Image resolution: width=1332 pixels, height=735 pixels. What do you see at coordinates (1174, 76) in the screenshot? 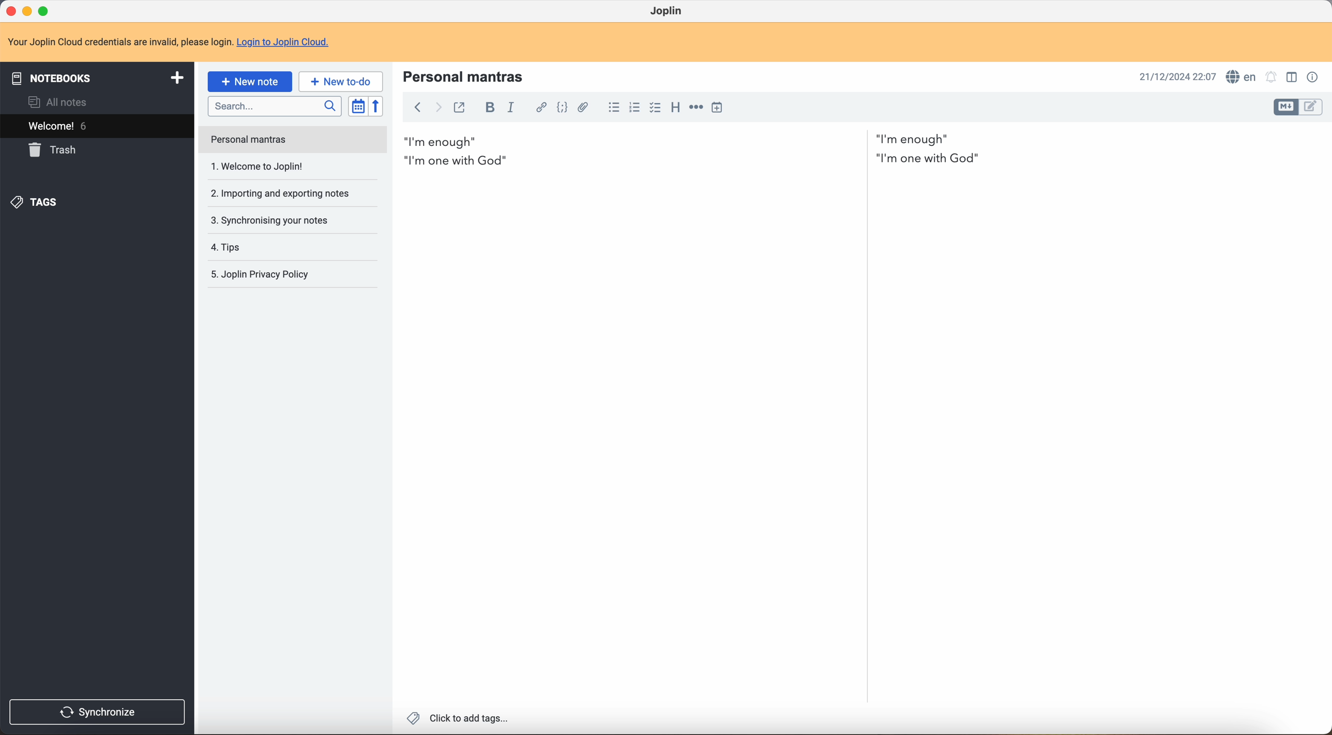
I see `date and hour` at bounding box center [1174, 76].